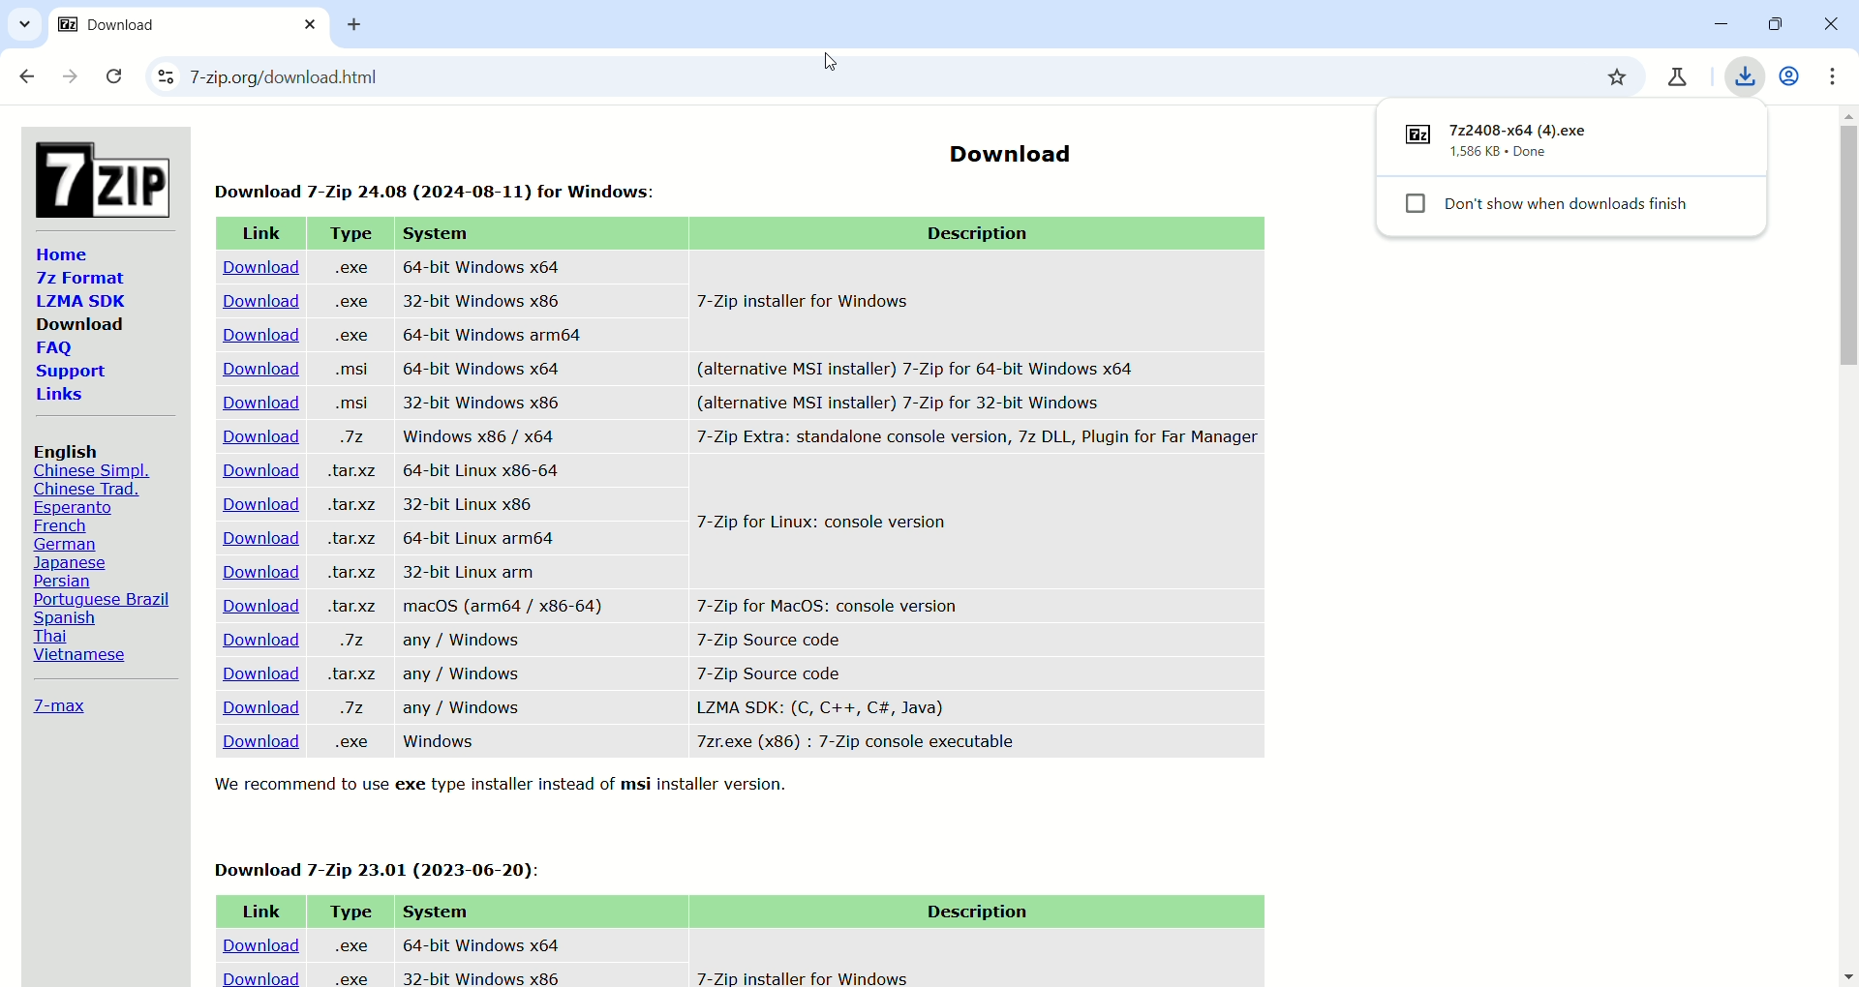 This screenshot has height=987, width=1859. Describe the element at coordinates (164, 33) in the screenshot. I see `current tab` at that location.